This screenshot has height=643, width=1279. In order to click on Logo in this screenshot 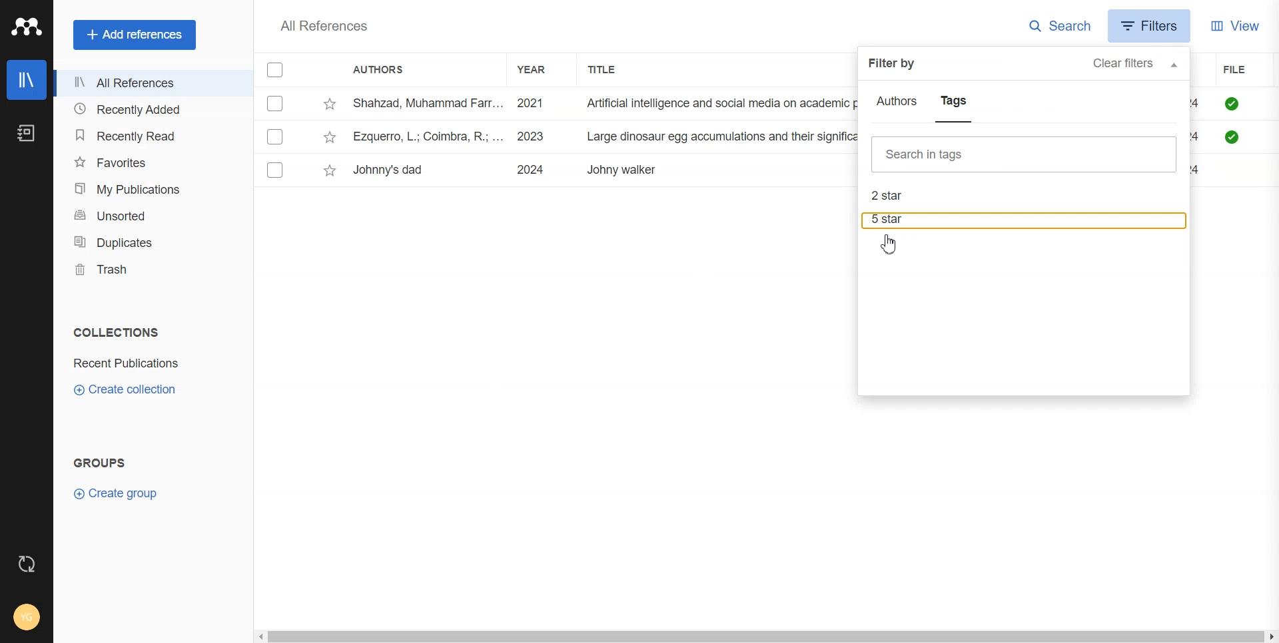, I will do `click(26, 26)`.